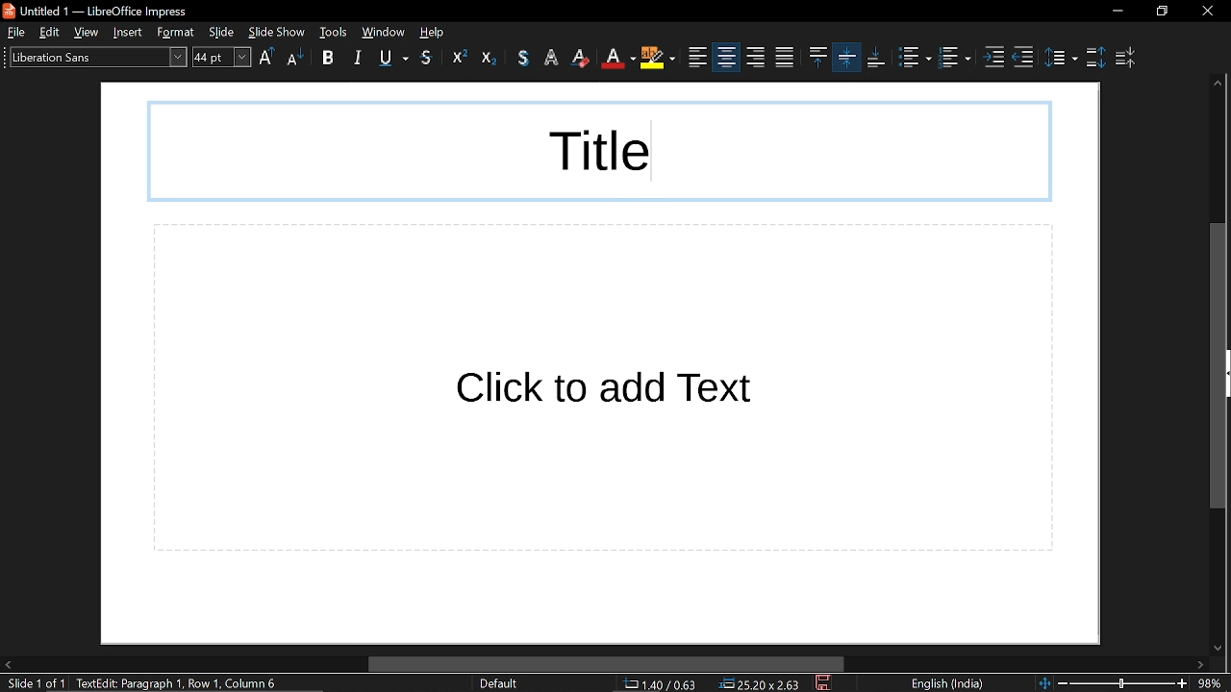 The height and width of the screenshot is (692, 1231). Describe the element at coordinates (876, 58) in the screenshot. I see `align bottom` at that location.